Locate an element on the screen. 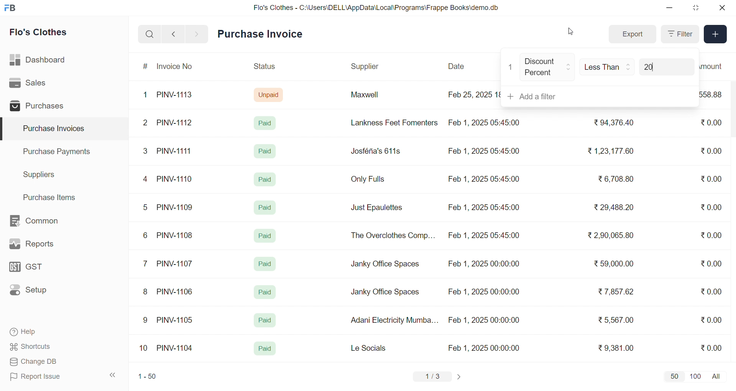 The height and width of the screenshot is (391, 736). 10 is located at coordinates (145, 349).